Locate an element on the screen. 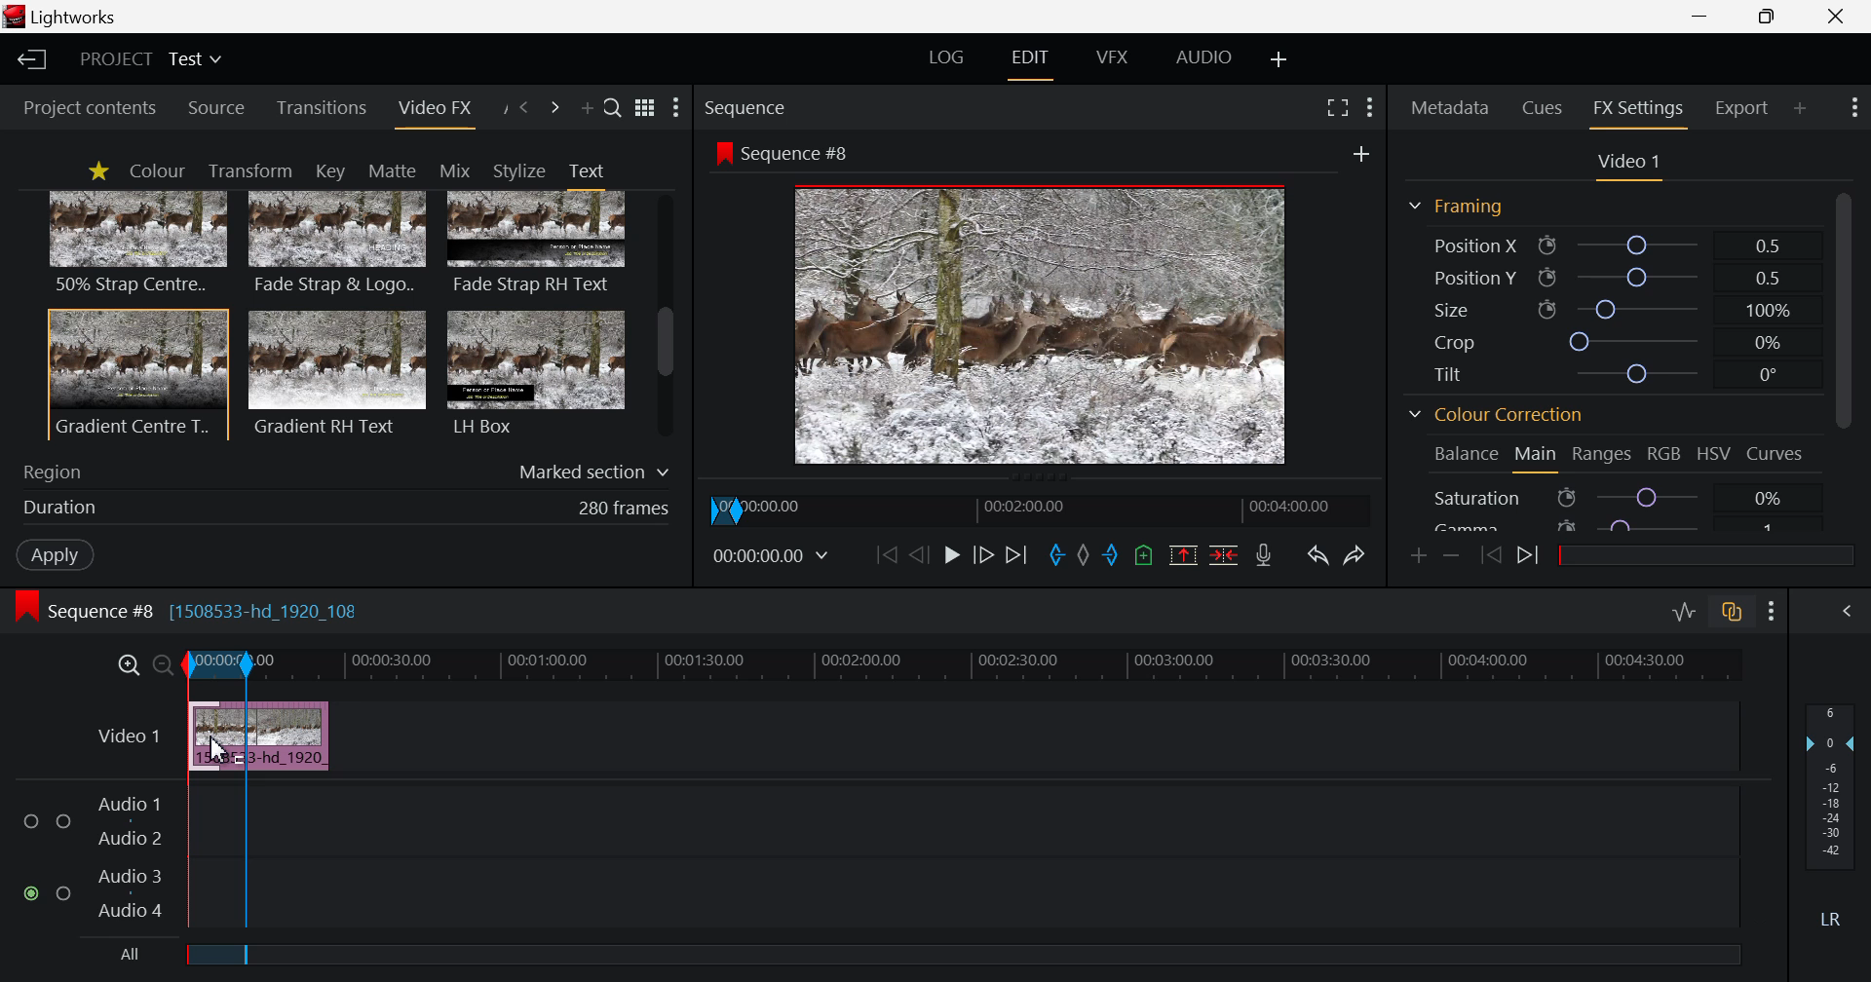 This screenshot has width=1871, height=982. Colour is located at coordinates (156, 171).